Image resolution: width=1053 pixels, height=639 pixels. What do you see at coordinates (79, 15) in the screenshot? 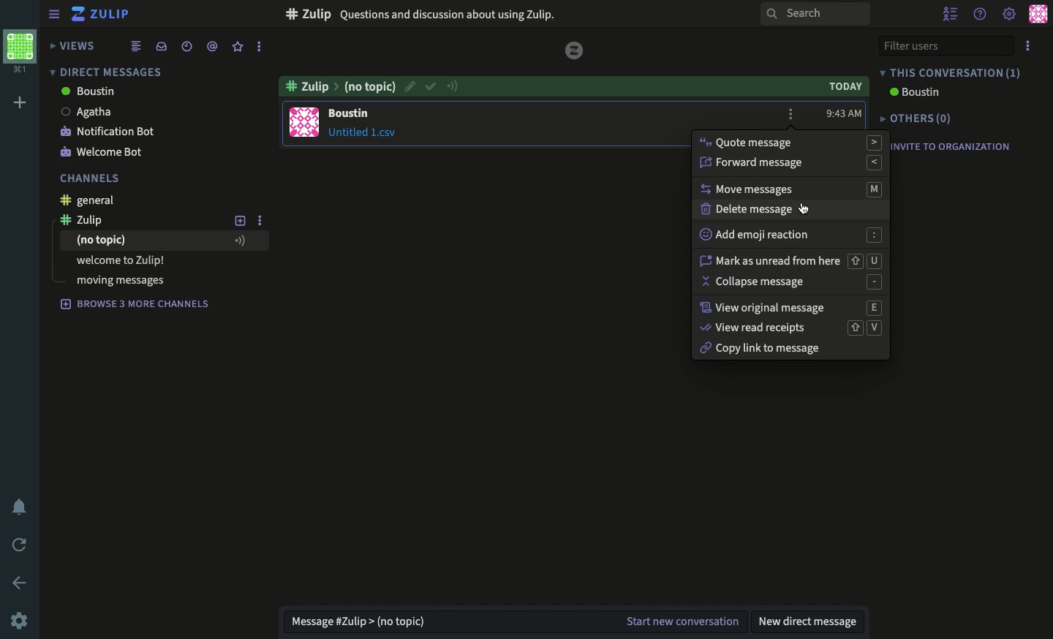
I see `zulip logo` at bounding box center [79, 15].